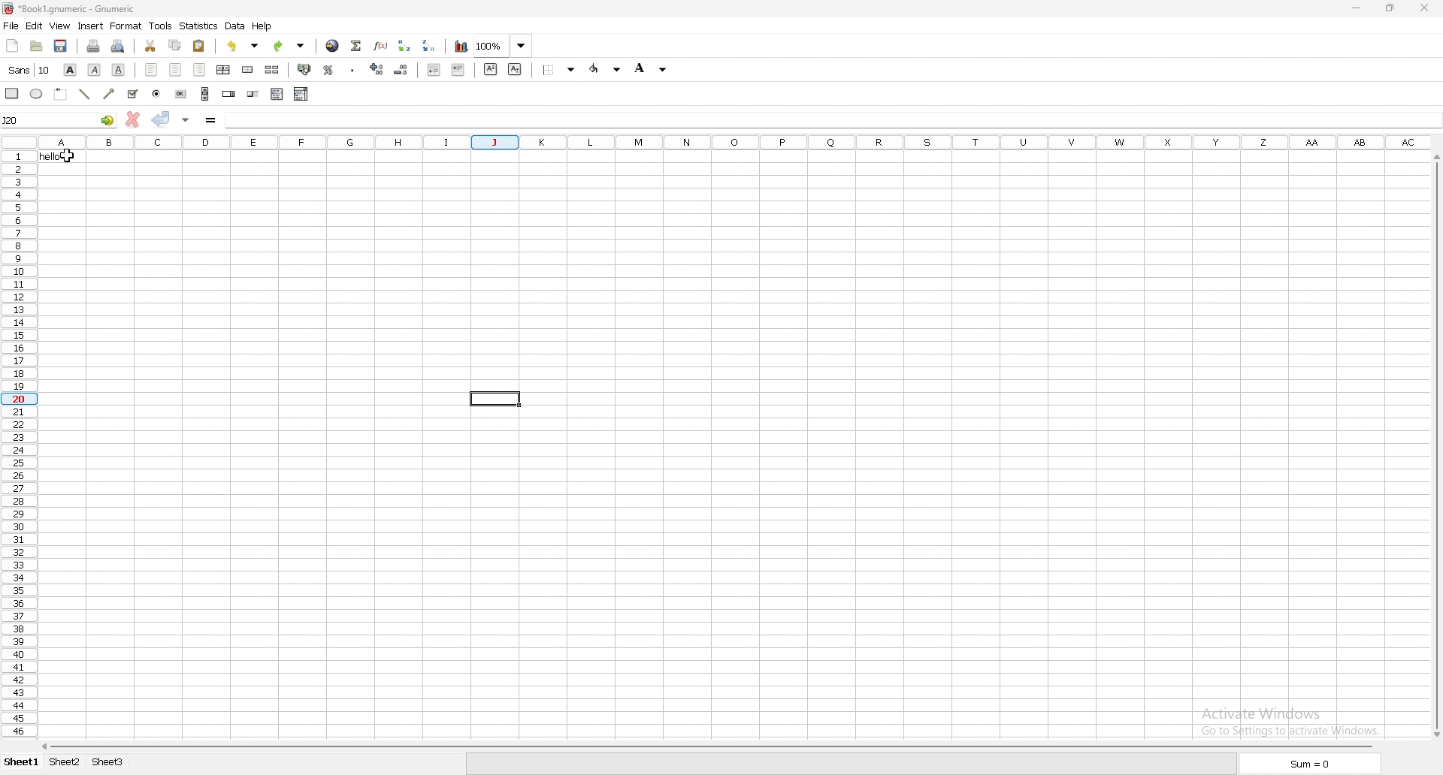  What do you see at coordinates (61, 94) in the screenshot?
I see `frame` at bounding box center [61, 94].